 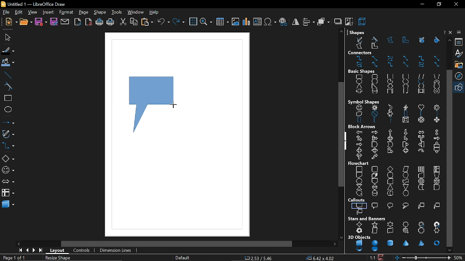 I want to click on punched tape, so click(x=405, y=181).